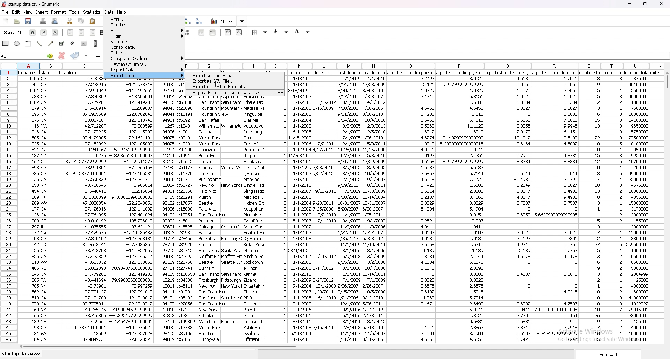 The height and width of the screenshot is (359, 670). What do you see at coordinates (55, 32) in the screenshot?
I see `underline` at bounding box center [55, 32].